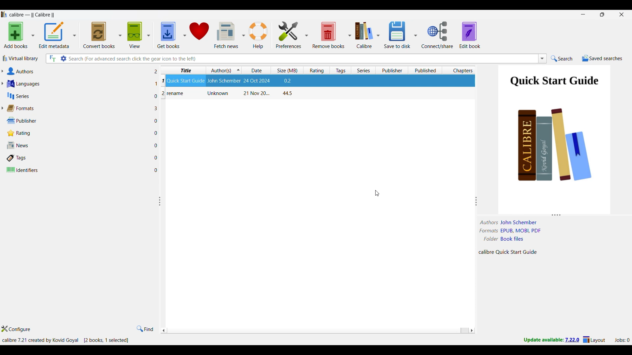 The image size is (632, 355). What do you see at coordinates (506, 238) in the screenshot?
I see `Folder` at bounding box center [506, 238].